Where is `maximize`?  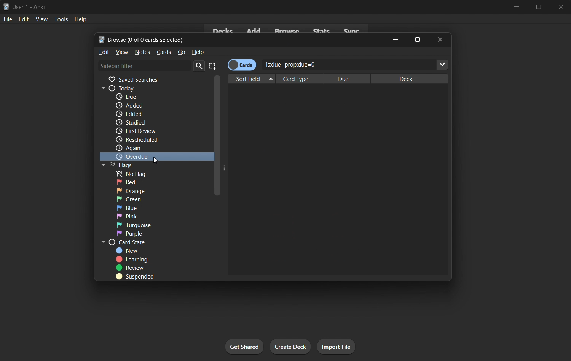
maximize is located at coordinates (418, 39).